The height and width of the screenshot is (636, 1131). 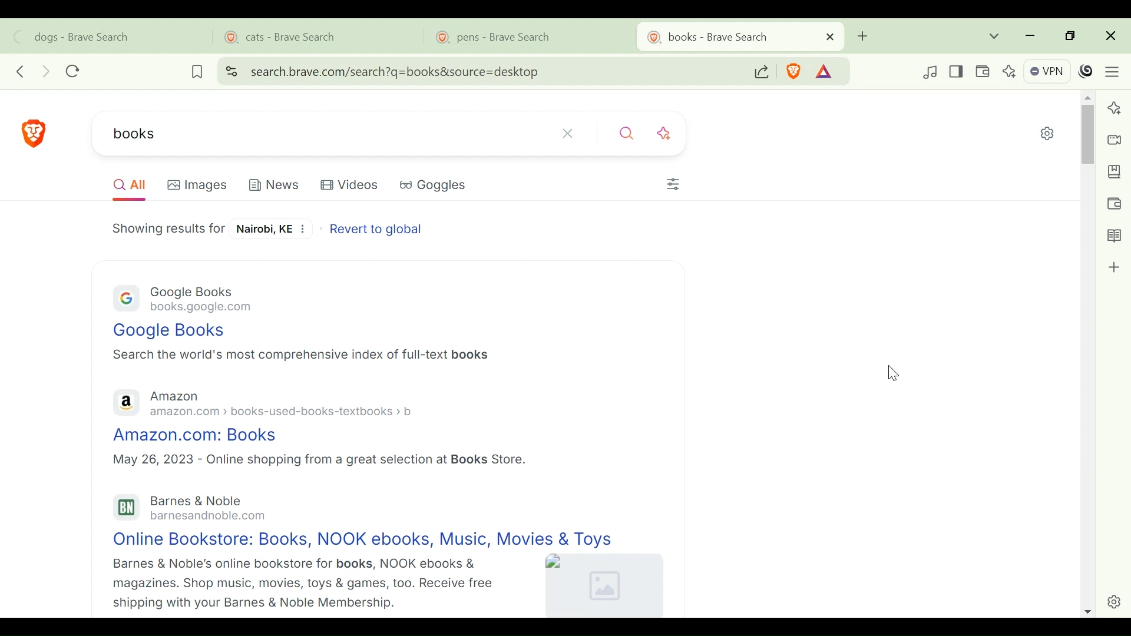 What do you see at coordinates (39, 132) in the screenshot?
I see `Brave Search` at bounding box center [39, 132].